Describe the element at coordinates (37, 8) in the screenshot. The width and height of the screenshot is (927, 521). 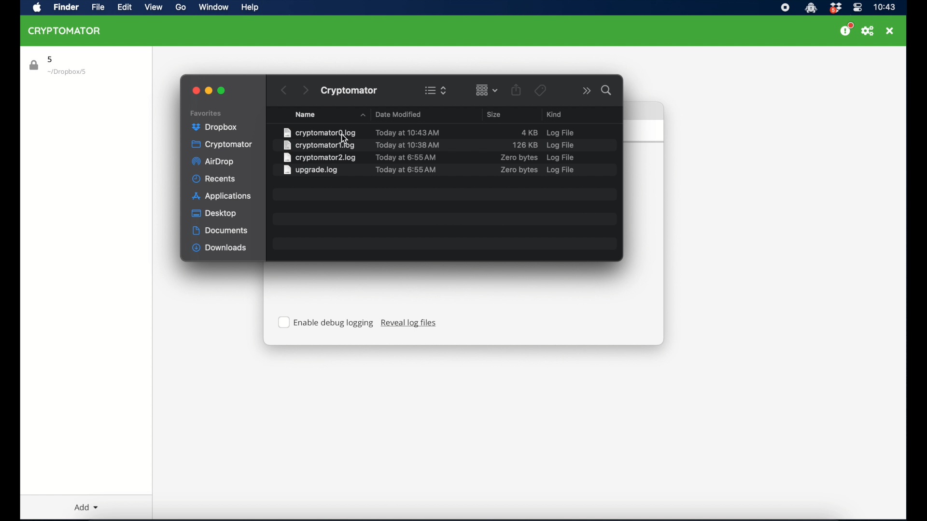
I see `apple icon` at that location.